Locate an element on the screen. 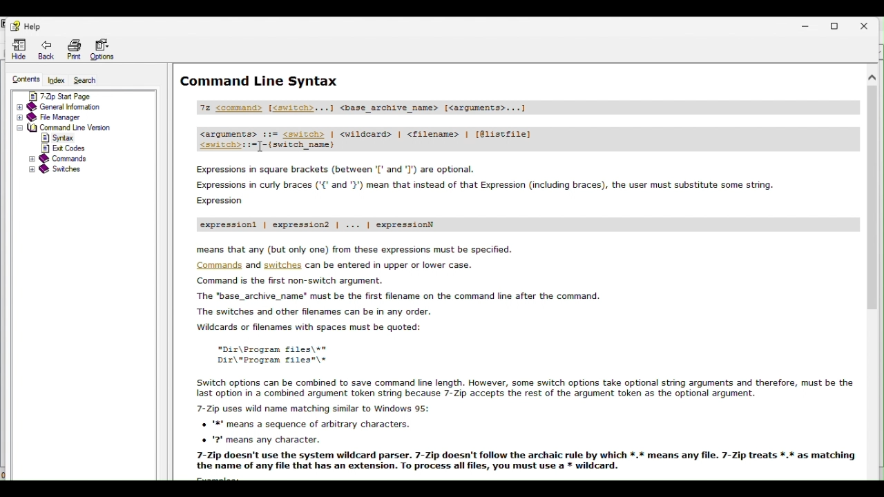 Image resolution: width=884 pixels, height=497 pixels. switches is located at coordinates (59, 169).